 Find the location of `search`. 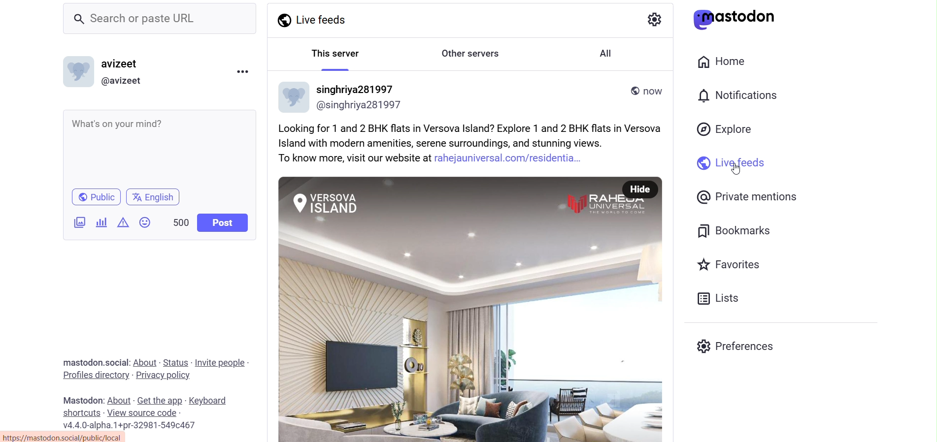

search is located at coordinates (160, 19).